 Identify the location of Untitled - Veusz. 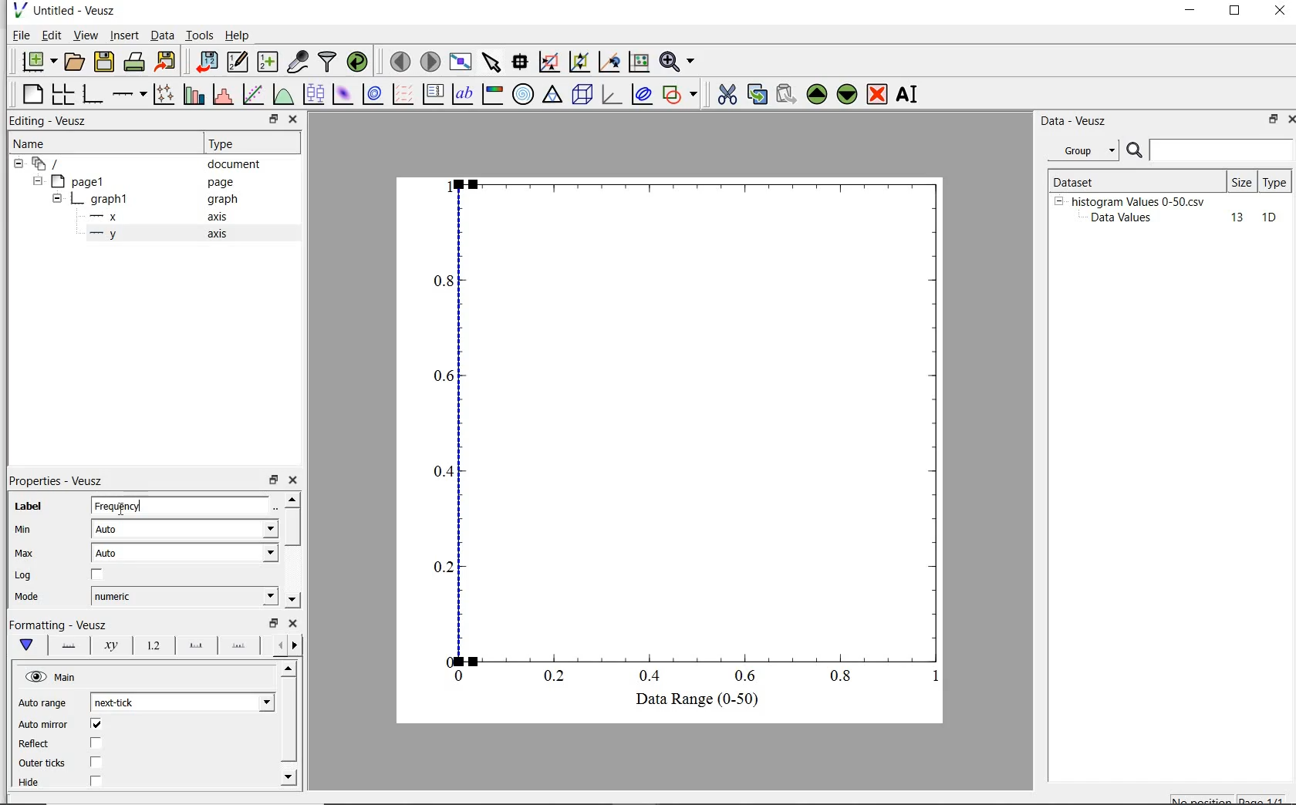
(78, 10).